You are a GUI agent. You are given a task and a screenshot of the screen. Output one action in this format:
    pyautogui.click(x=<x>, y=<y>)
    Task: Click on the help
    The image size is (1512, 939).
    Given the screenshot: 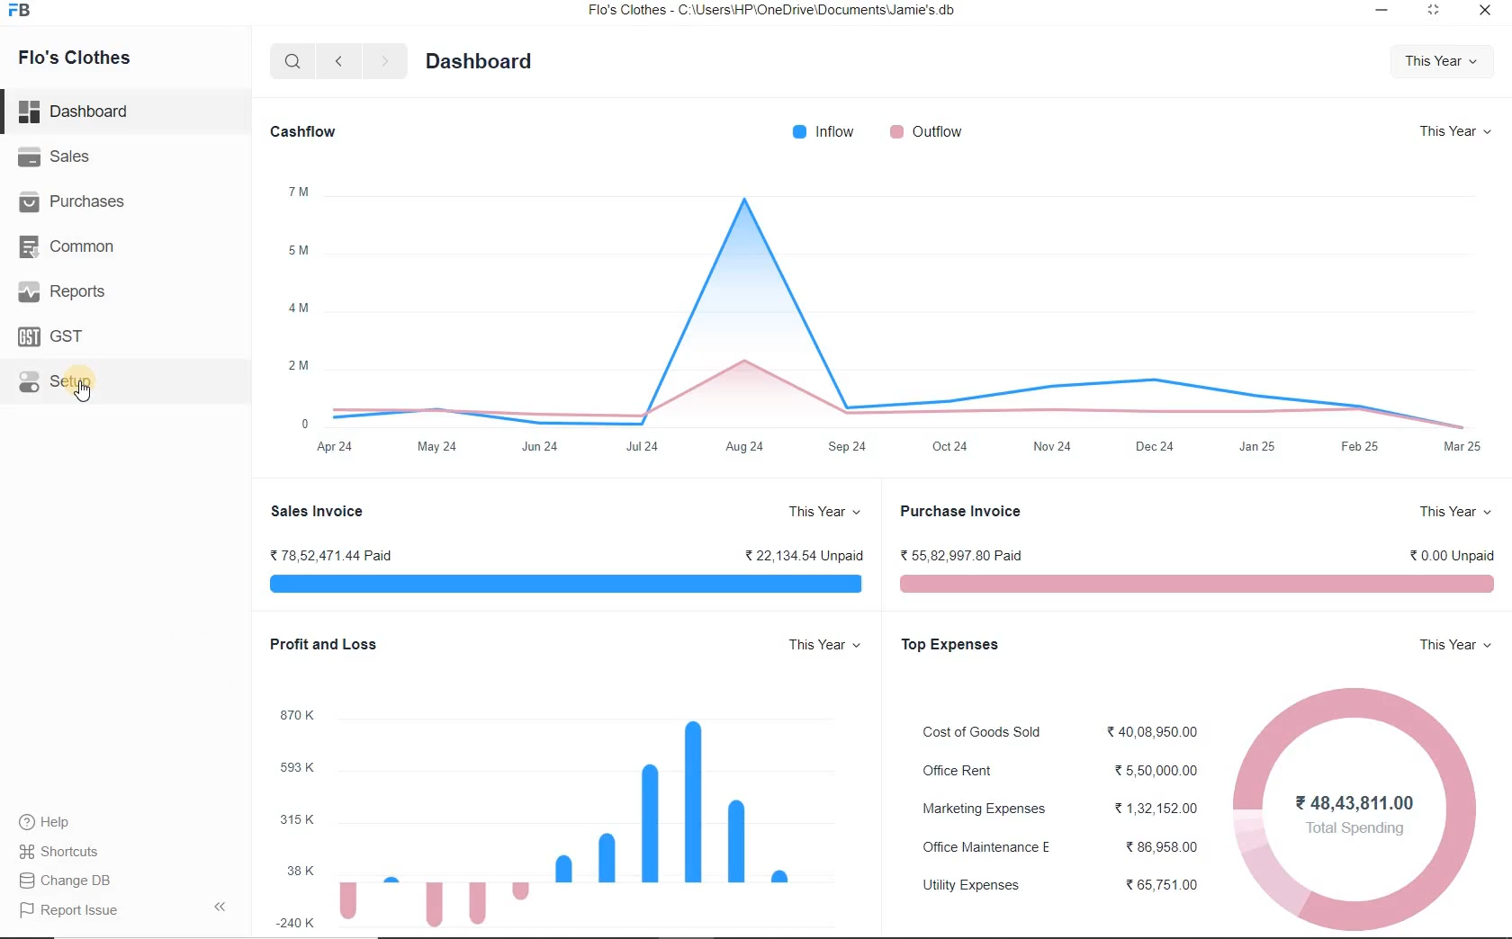 What is the action you would take?
    pyautogui.click(x=45, y=822)
    